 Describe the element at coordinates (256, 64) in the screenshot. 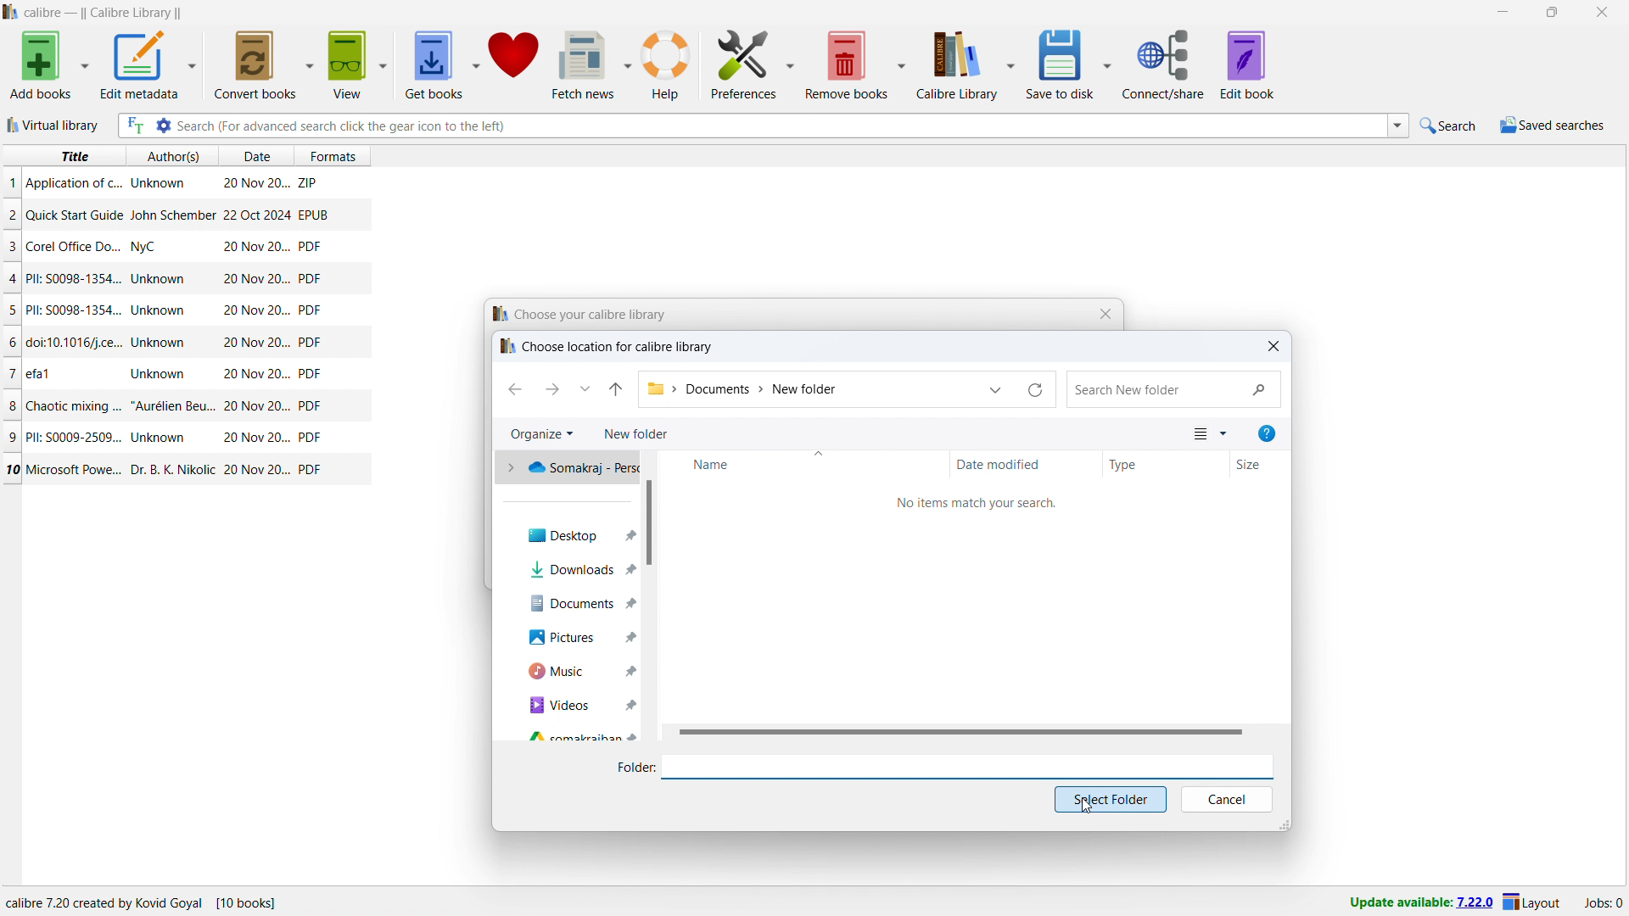

I see `convert books` at that location.